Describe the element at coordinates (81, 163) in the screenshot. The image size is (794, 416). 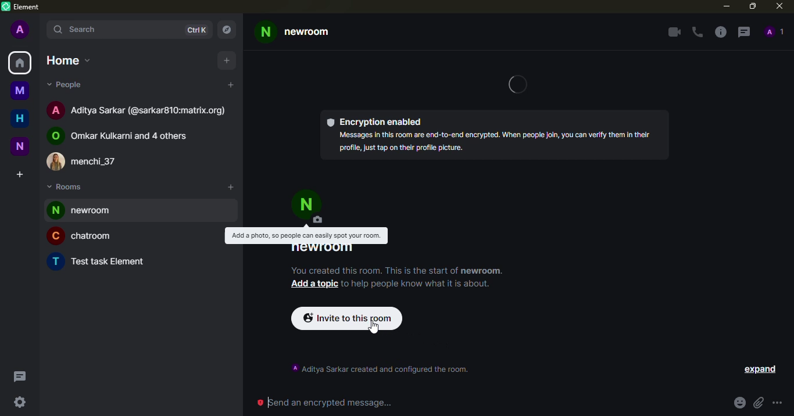
I see `menchi_37` at that location.